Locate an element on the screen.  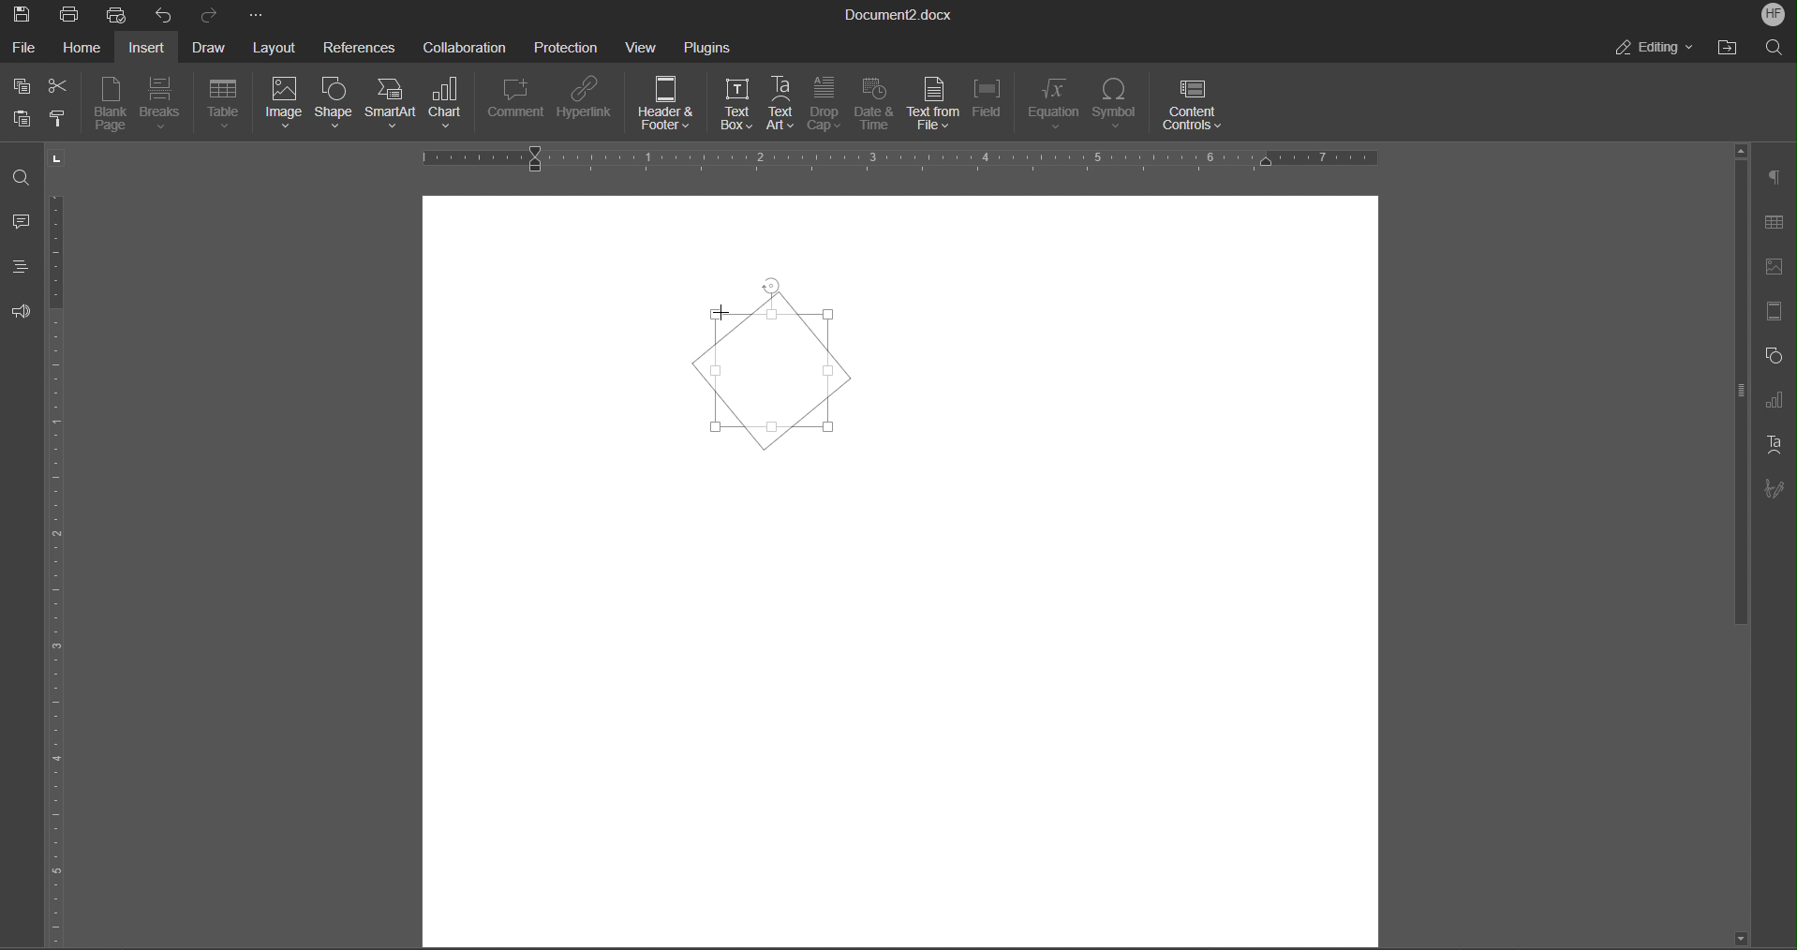
Open File Location is located at coordinates (1730, 47).